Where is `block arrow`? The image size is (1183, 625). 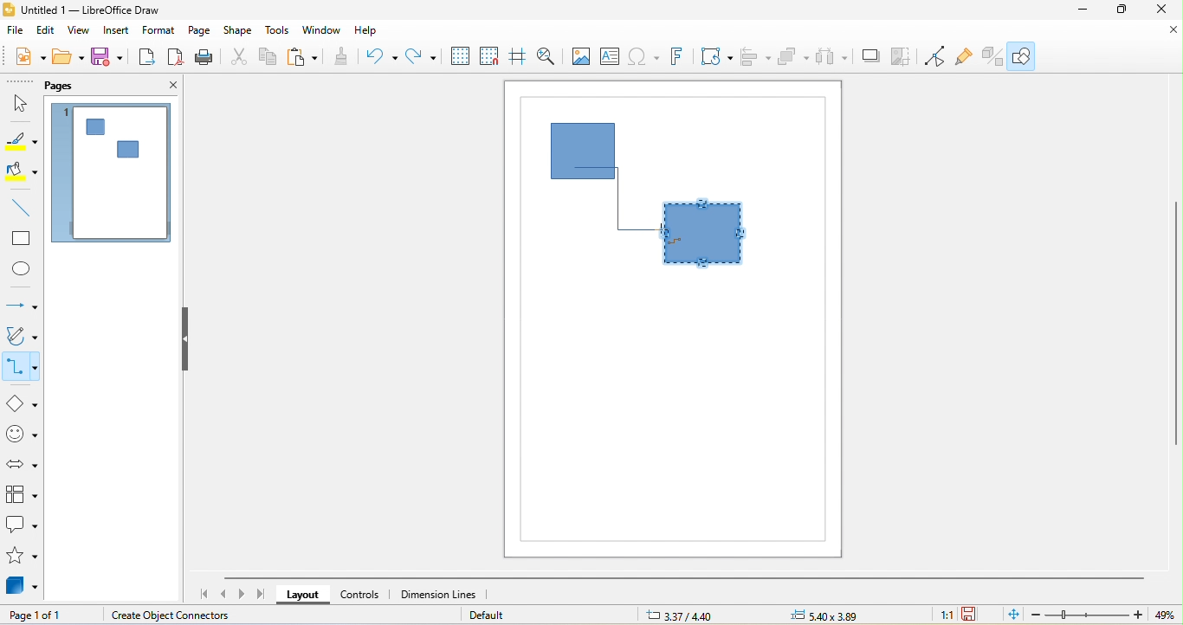 block arrow is located at coordinates (23, 465).